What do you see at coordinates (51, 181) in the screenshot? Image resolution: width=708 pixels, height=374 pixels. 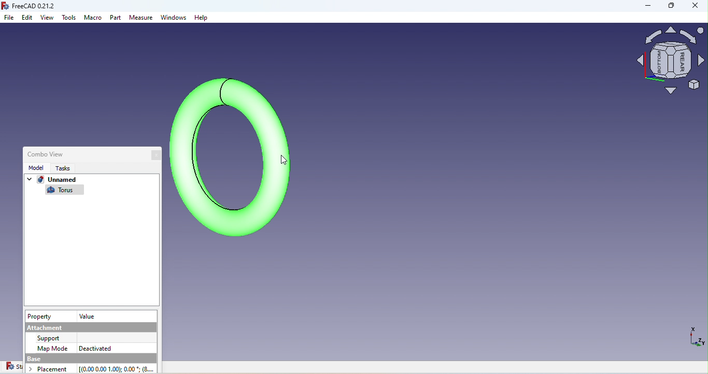 I see `Unnamed` at bounding box center [51, 181].